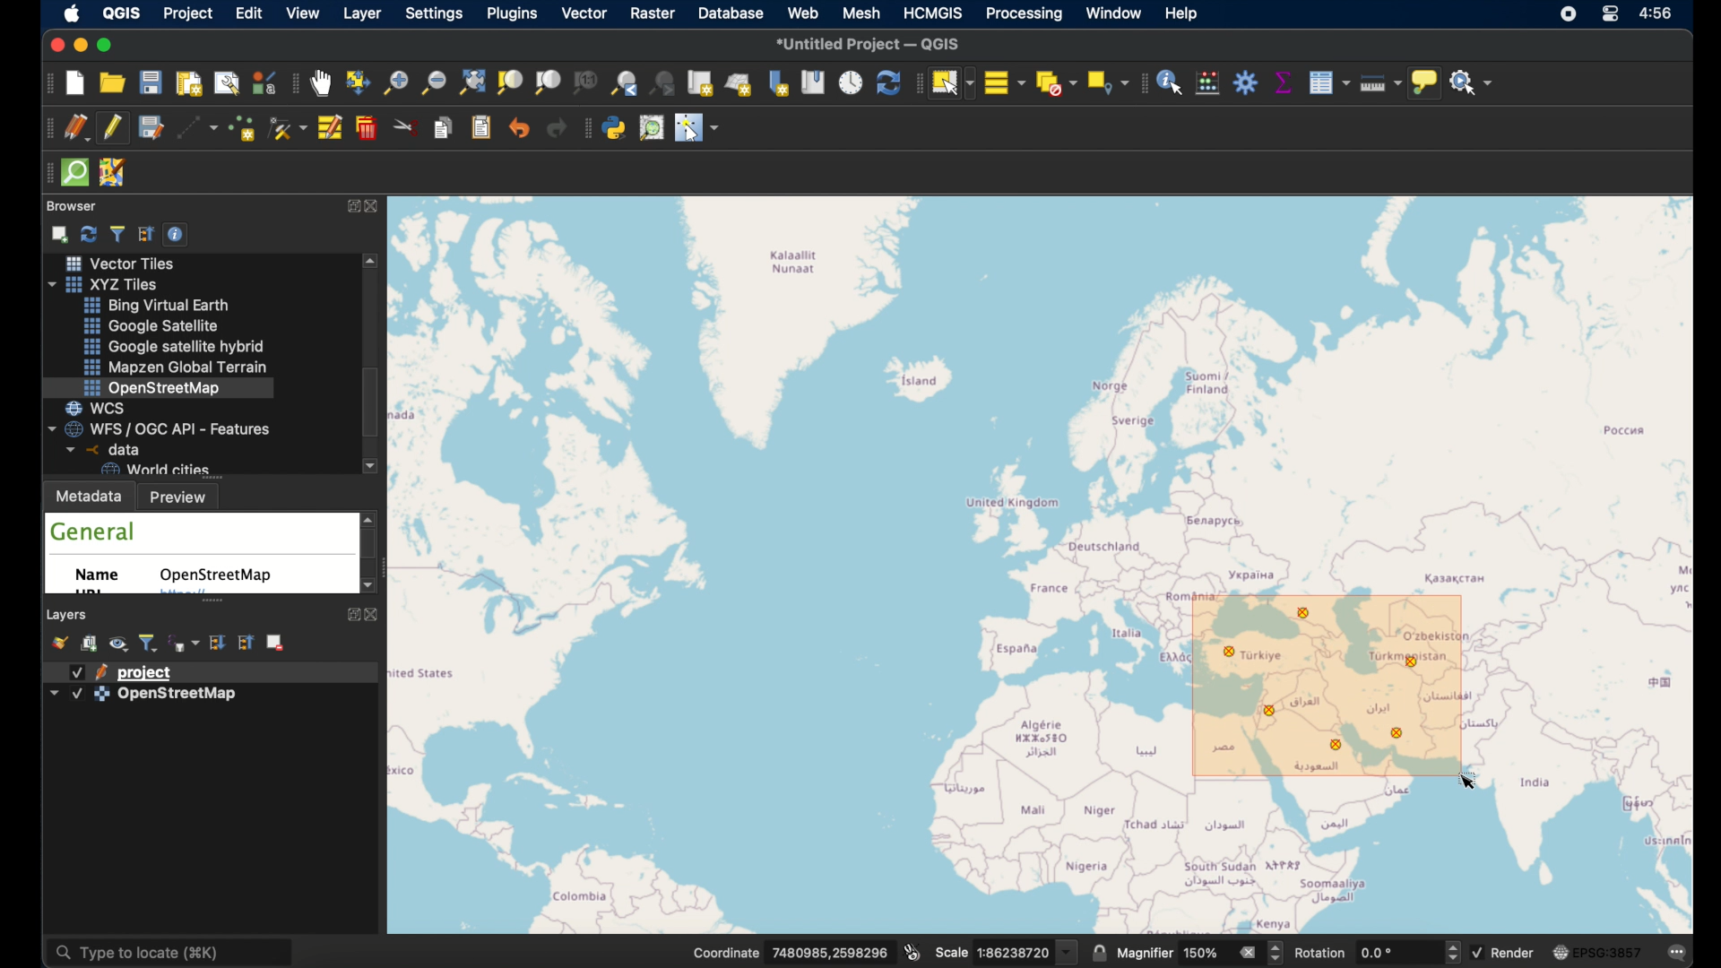 This screenshot has width=1721, height=968. What do you see at coordinates (1056, 84) in the screenshot?
I see `deselect features from all layers` at bounding box center [1056, 84].